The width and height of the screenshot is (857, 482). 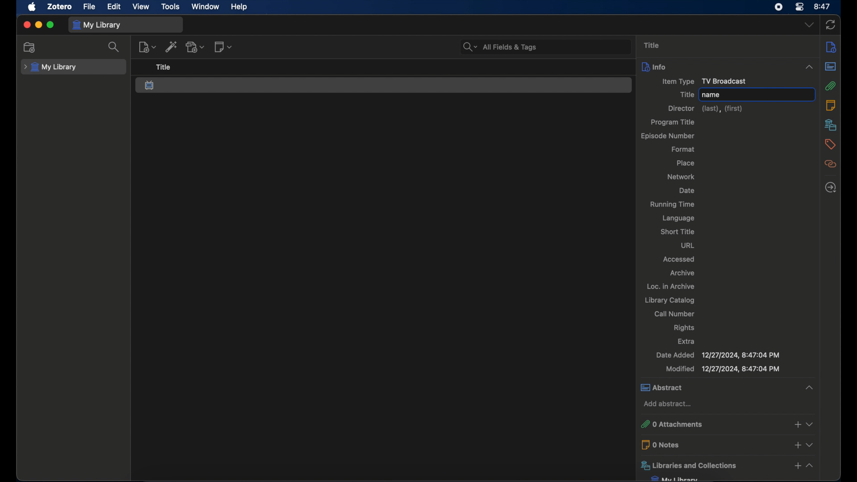 I want to click on info, so click(x=832, y=46).